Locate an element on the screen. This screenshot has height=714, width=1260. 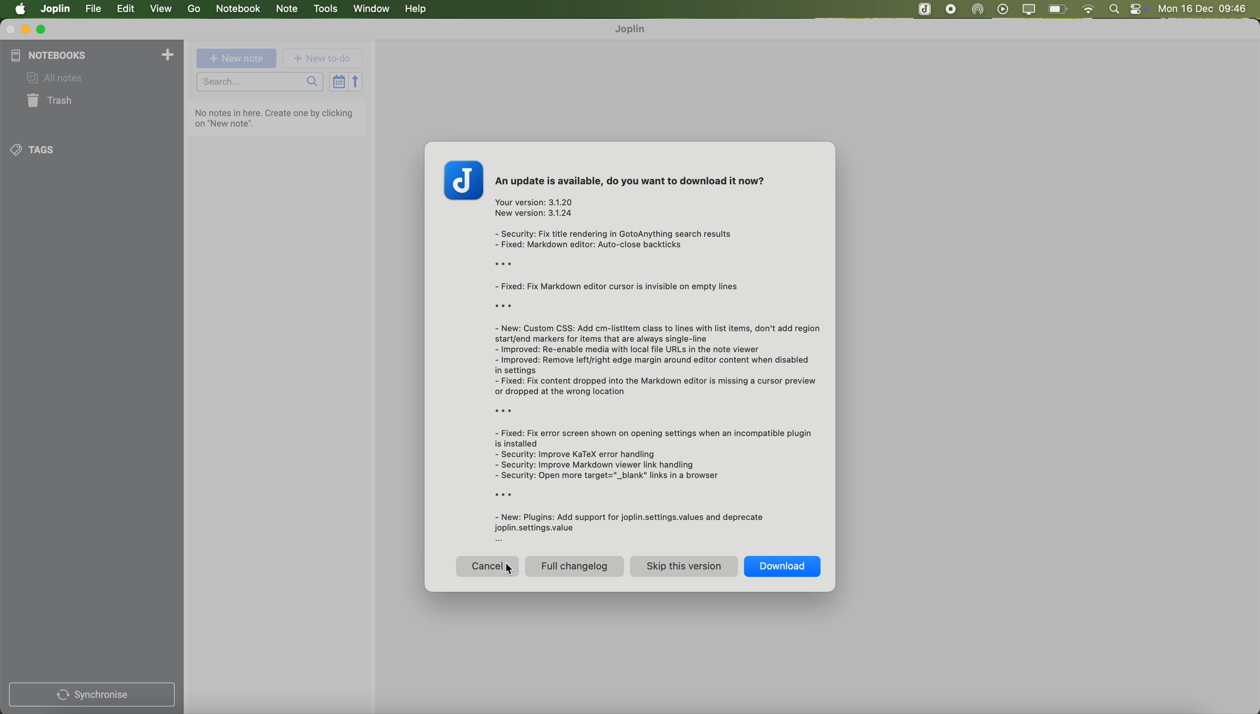
play is located at coordinates (1004, 9).